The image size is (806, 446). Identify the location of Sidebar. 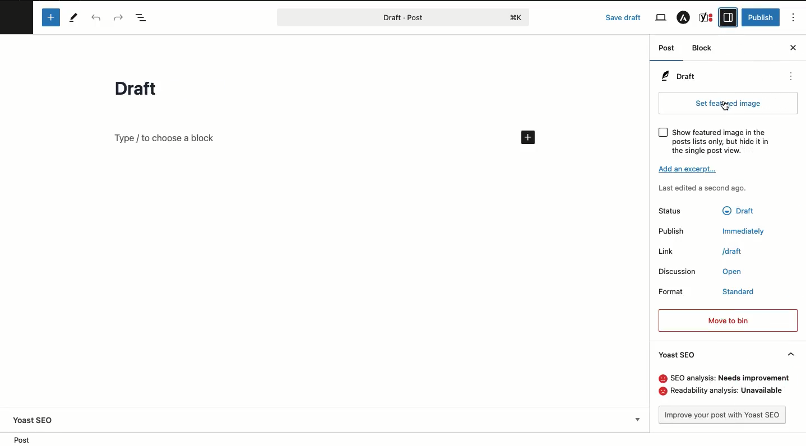
(729, 16).